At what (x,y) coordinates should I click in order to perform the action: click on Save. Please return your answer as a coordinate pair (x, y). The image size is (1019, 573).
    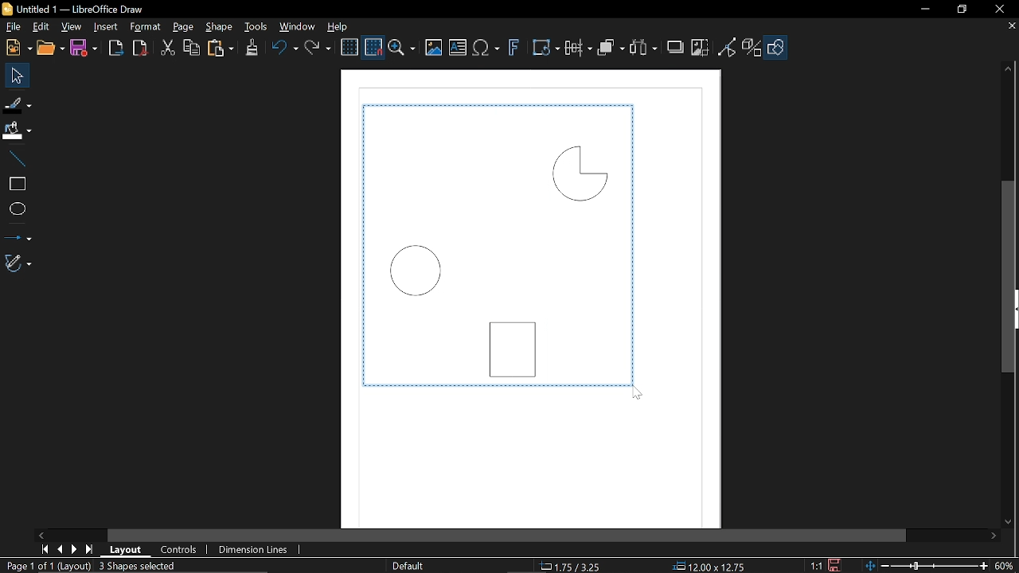
    Looking at the image, I should click on (83, 49).